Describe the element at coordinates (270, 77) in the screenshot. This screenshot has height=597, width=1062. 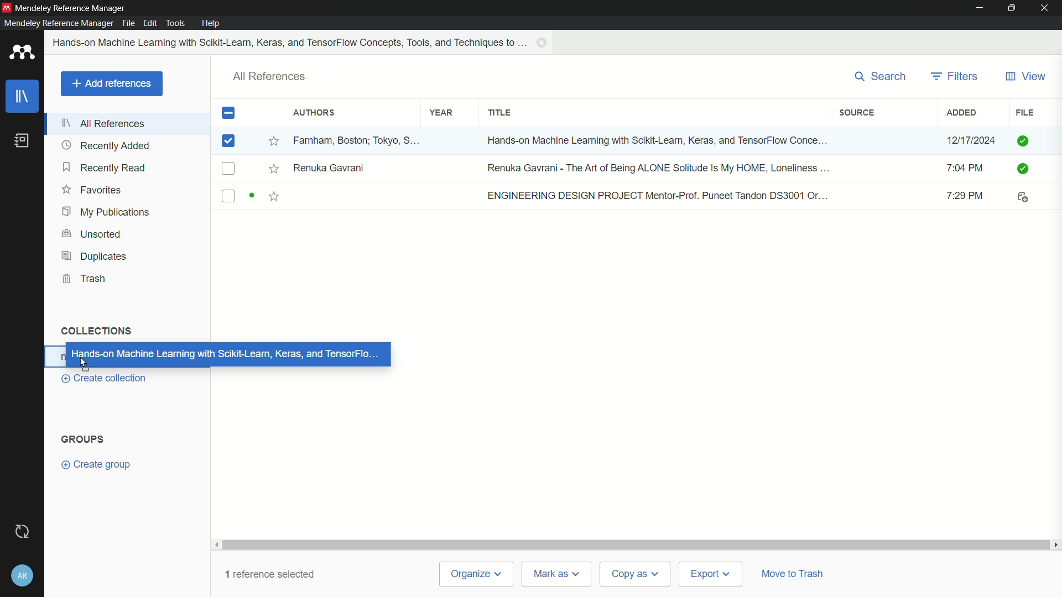
I see `all references` at that location.